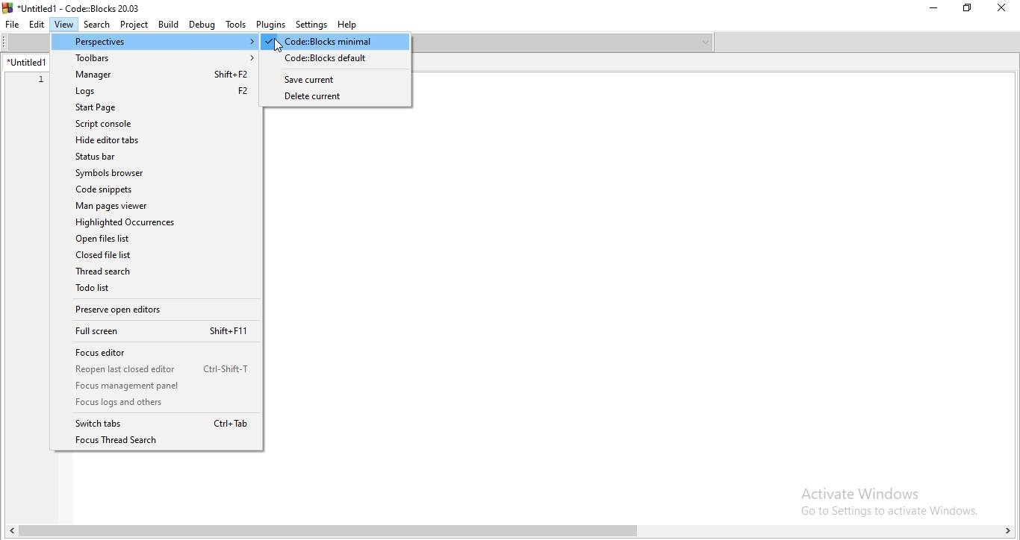  I want to click on focus management panel, so click(157, 388).